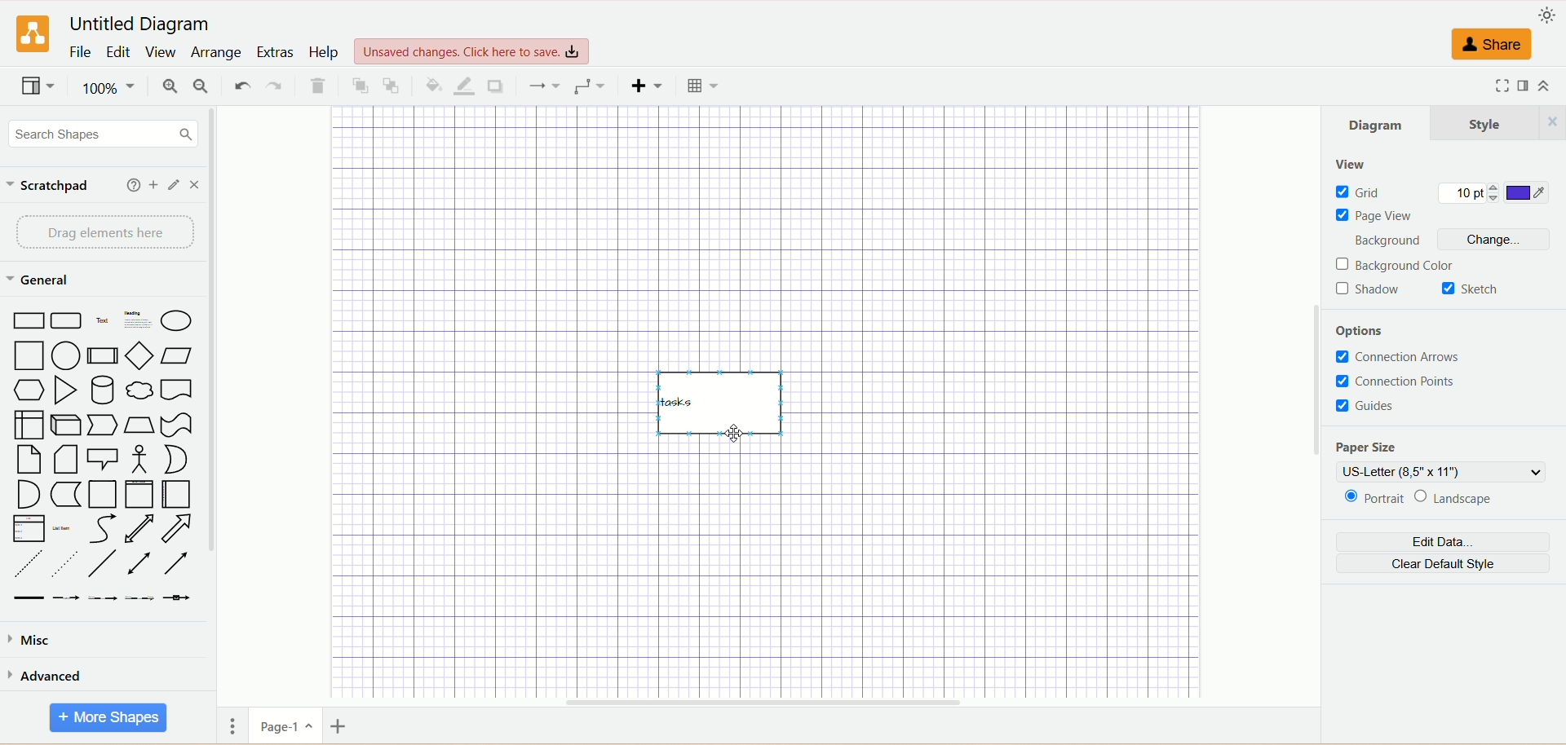 The height and width of the screenshot is (745, 1566). I want to click on Divided Bar, so click(104, 356).